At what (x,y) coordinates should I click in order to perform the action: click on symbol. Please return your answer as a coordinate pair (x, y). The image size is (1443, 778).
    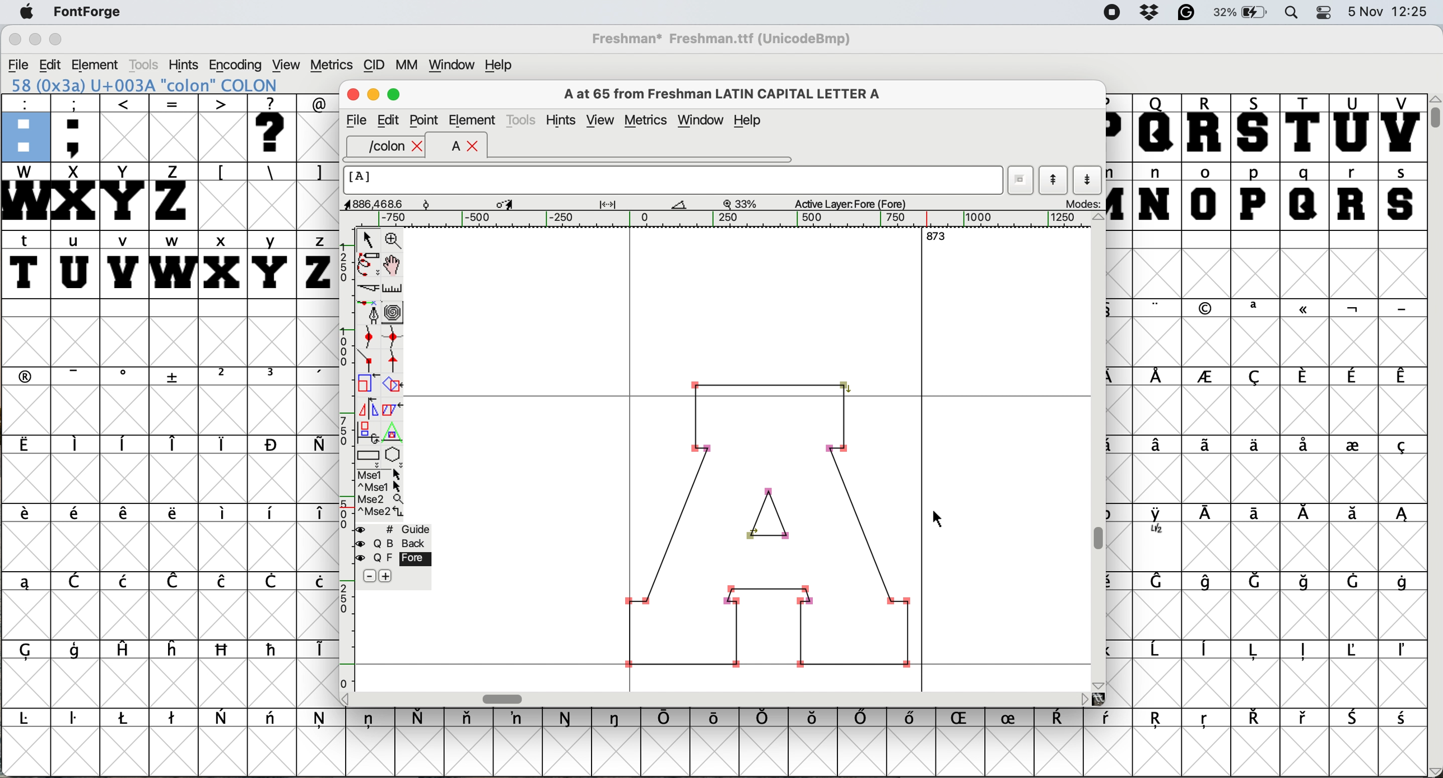
    Looking at the image, I should click on (173, 514).